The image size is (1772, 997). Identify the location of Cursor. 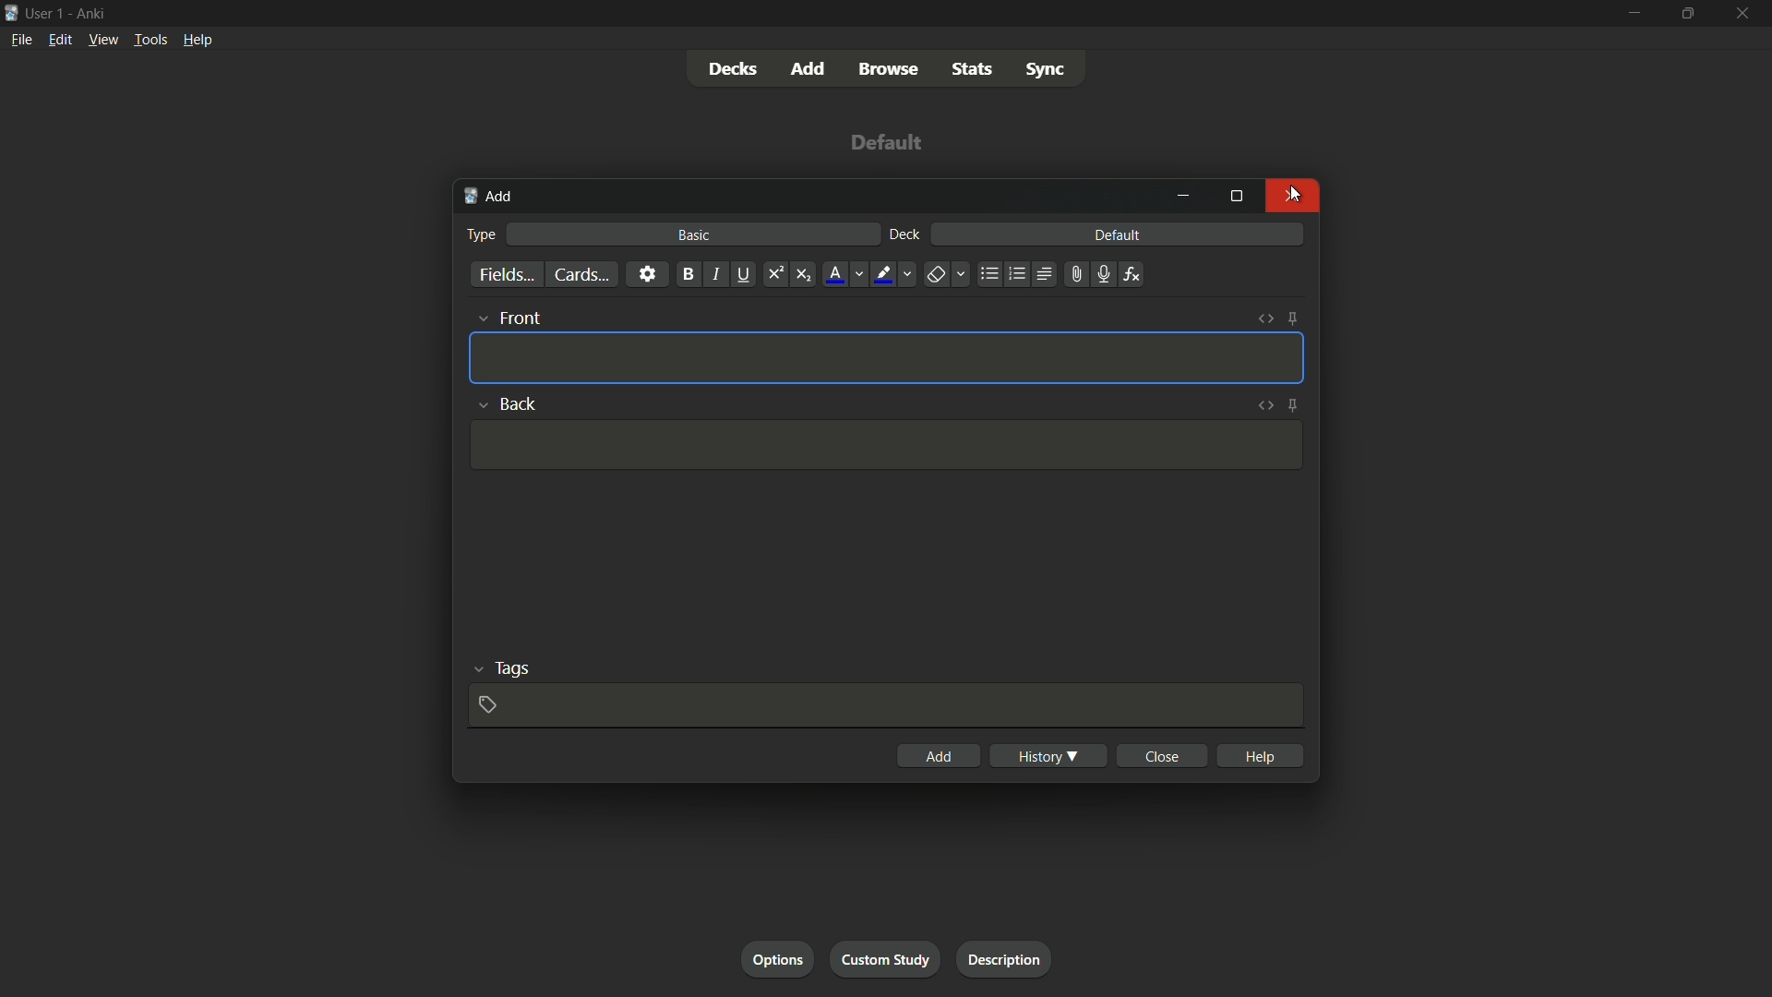
(1299, 195).